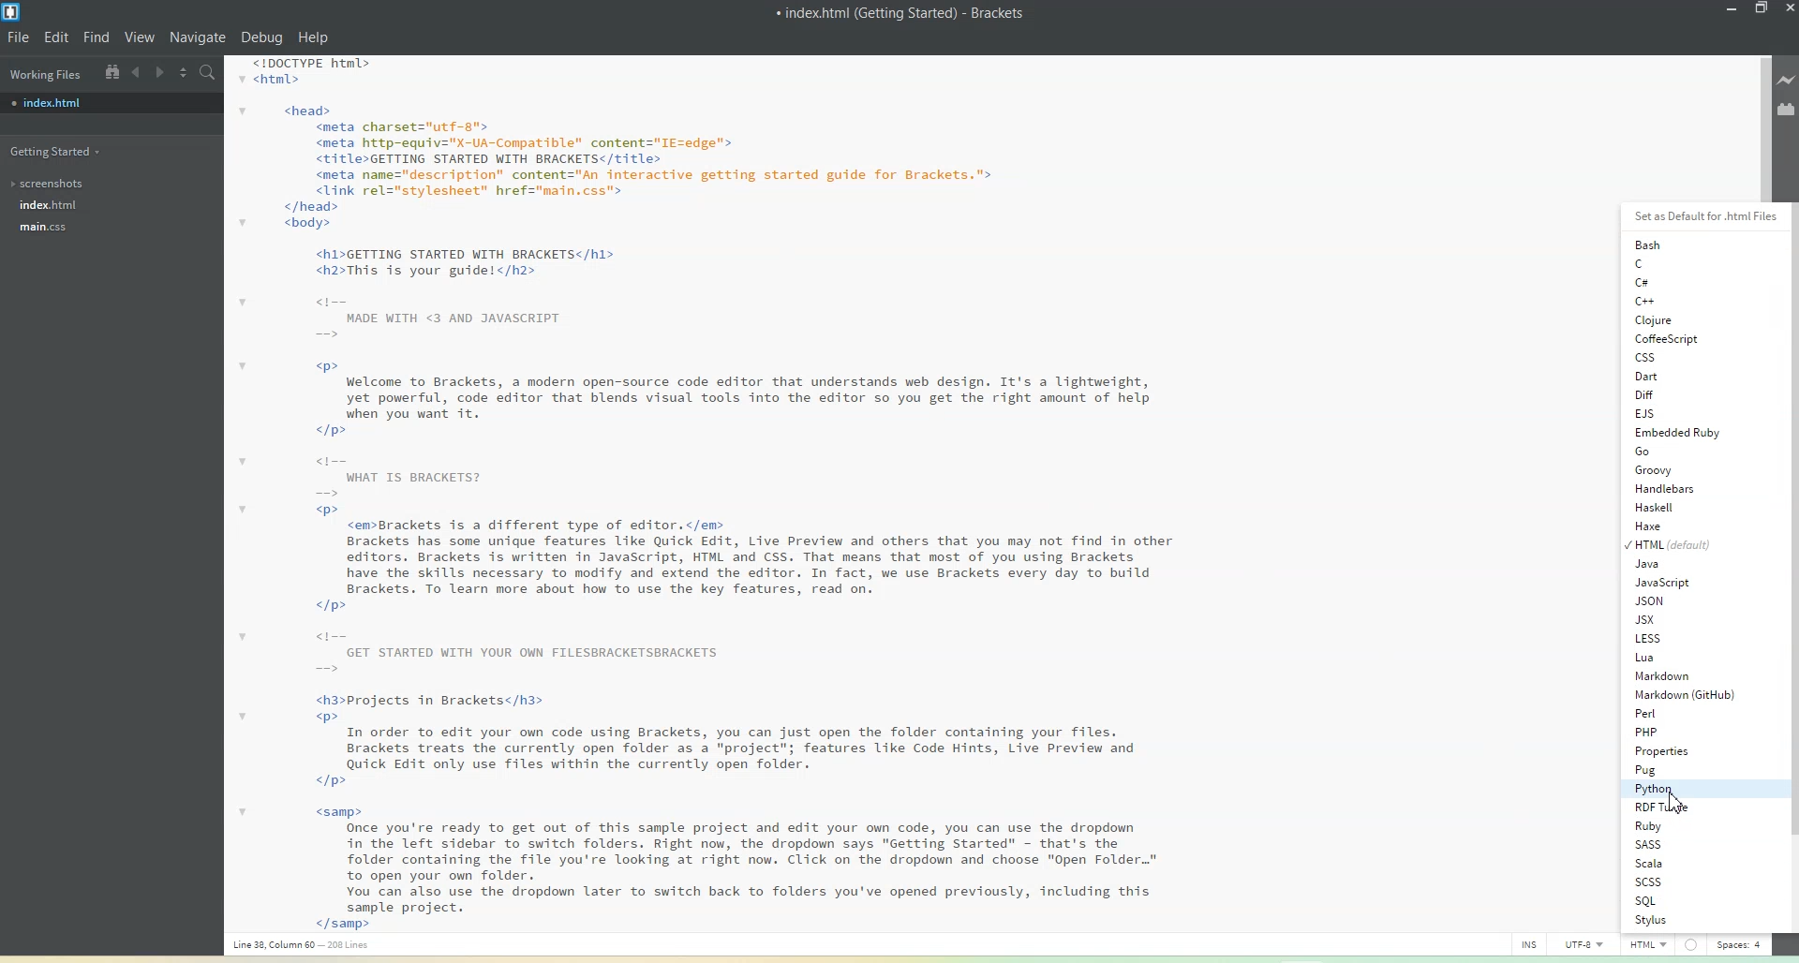 The height and width of the screenshot is (963, 1799). I want to click on C, so click(1670, 263).